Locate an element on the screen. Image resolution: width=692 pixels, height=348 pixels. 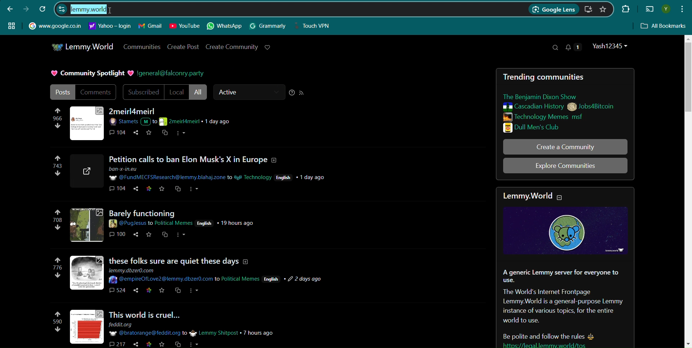
image is located at coordinates (86, 224).